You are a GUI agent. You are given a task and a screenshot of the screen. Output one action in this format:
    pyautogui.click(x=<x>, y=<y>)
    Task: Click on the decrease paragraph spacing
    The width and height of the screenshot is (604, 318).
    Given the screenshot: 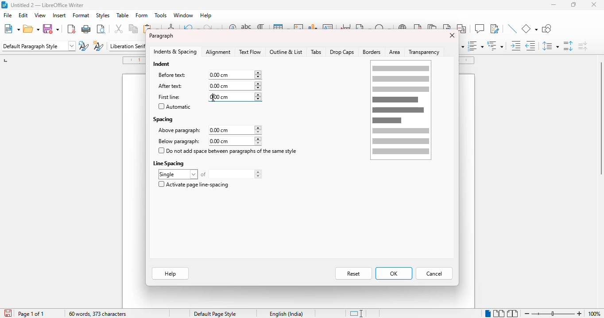 What is the action you would take?
    pyautogui.click(x=582, y=45)
    